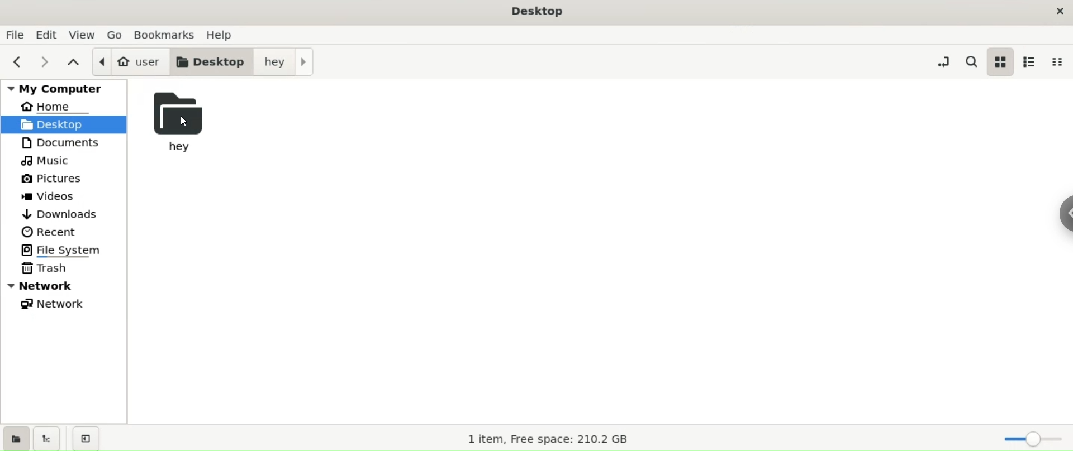 The width and height of the screenshot is (1073, 451). I want to click on hey, so click(180, 123).